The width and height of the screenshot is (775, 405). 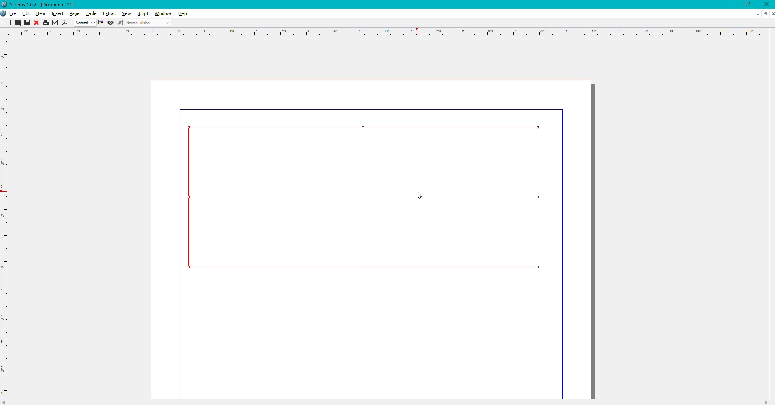 I want to click on Normal, so click(x=84, y=23).